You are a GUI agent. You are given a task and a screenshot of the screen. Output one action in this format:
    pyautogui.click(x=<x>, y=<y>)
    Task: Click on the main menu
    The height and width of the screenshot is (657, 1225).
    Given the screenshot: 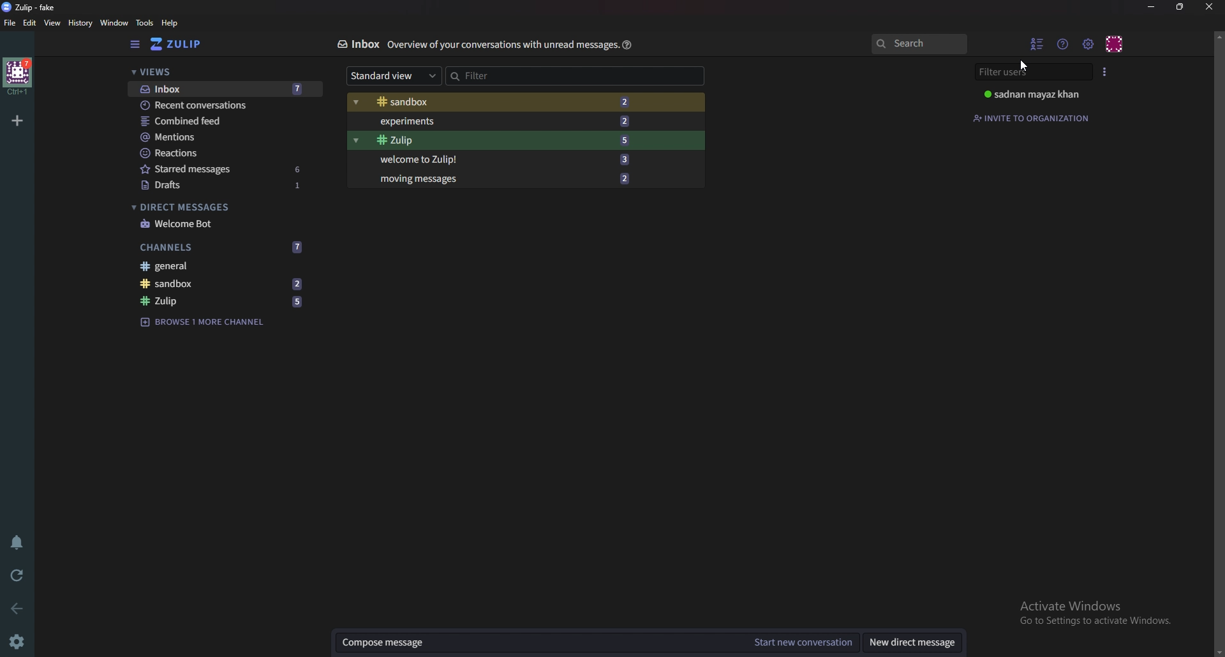 What is the action you would take?
    pyautogui.click(x=1088, y=44)
    